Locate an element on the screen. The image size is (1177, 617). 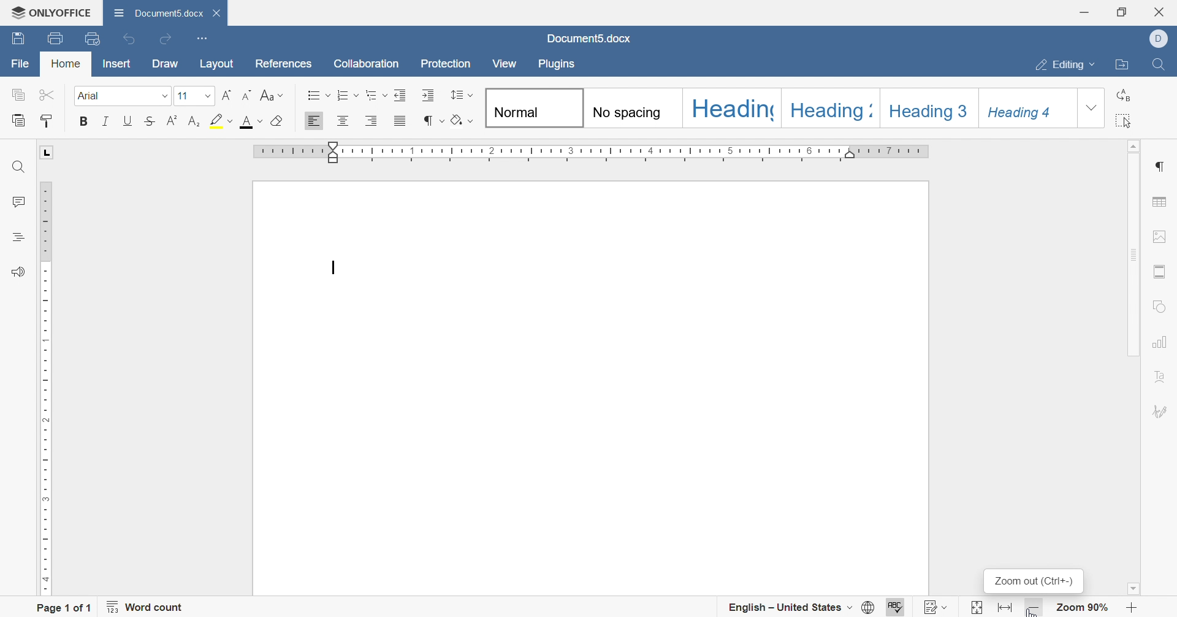
paragraph settings is located at coordinates (1163, 163).